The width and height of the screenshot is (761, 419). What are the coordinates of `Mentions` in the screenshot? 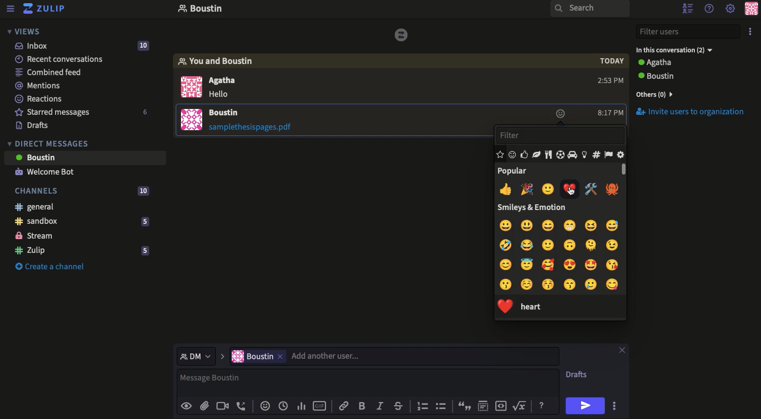 It's located at (38, 85).